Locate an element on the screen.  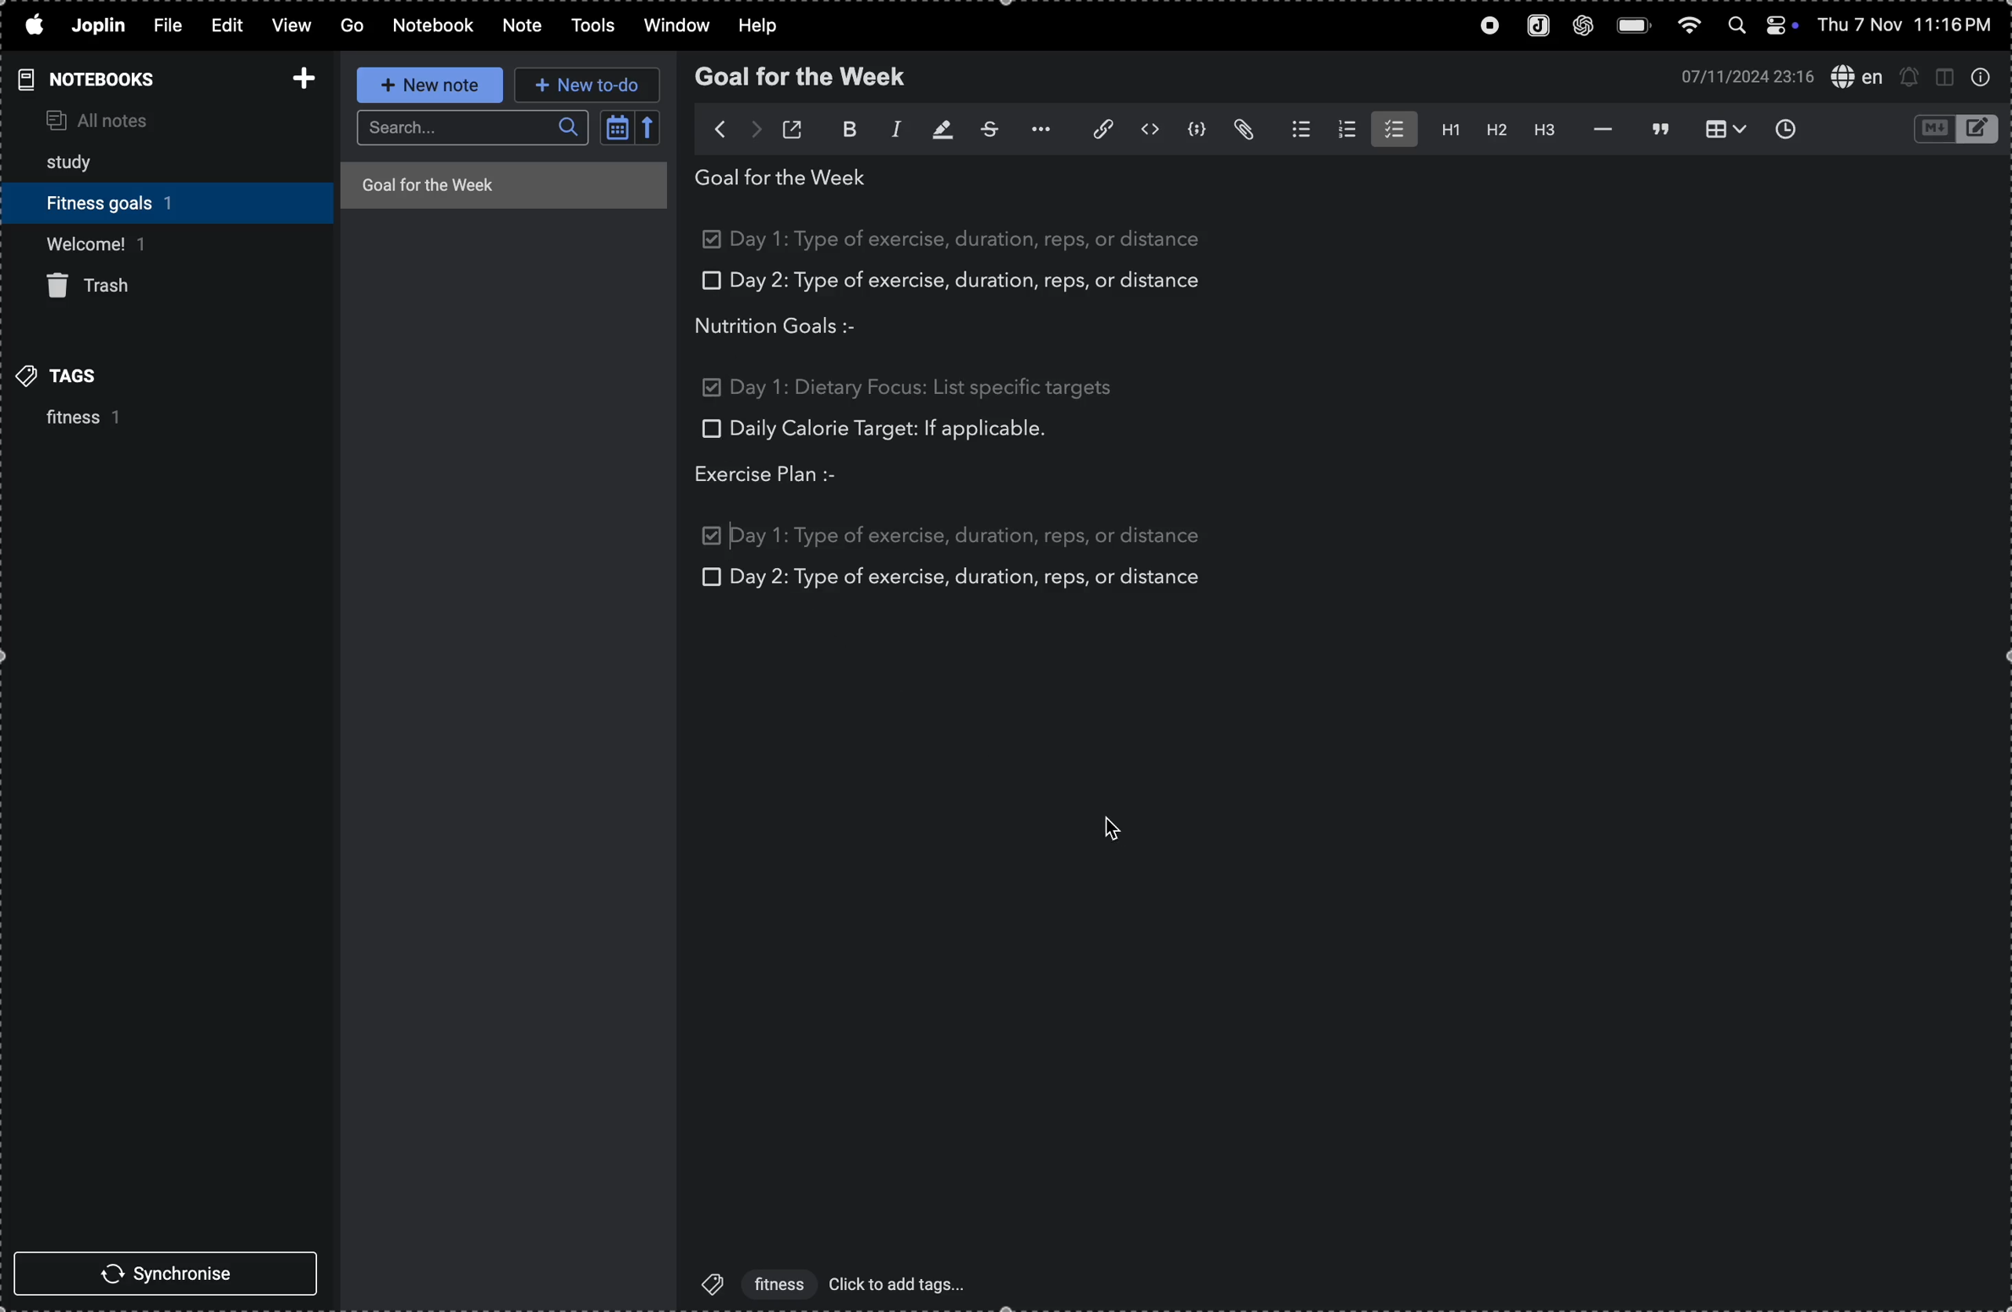
new note is located at coordinates (428, 84).